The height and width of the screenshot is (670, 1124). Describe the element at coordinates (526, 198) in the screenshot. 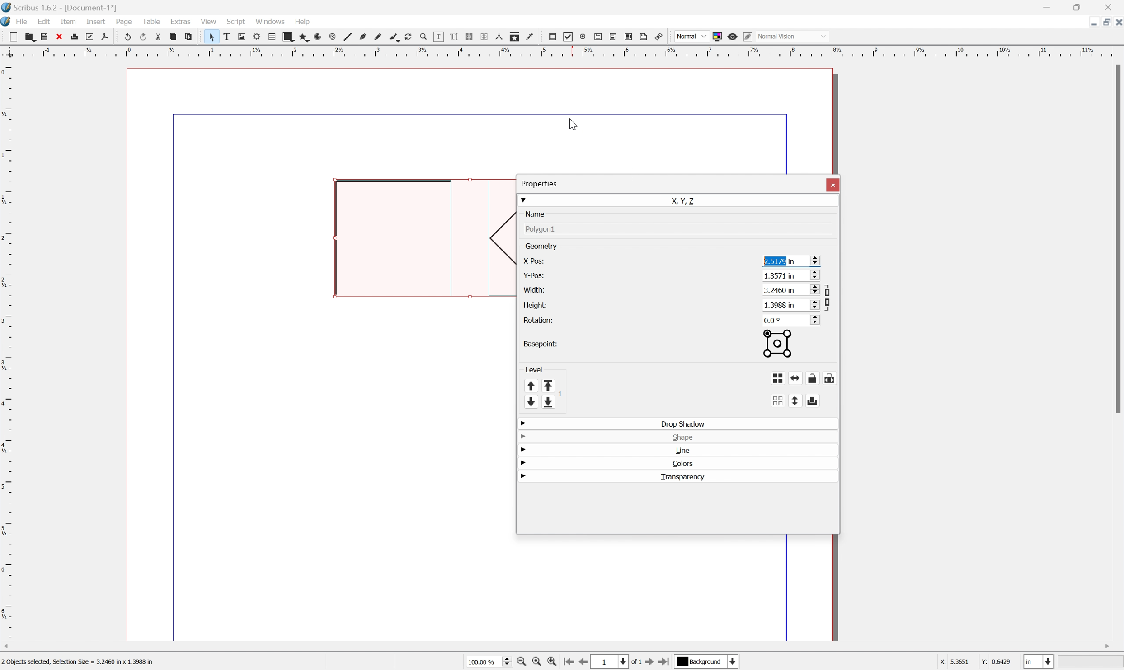

I see `drop down` at that location.